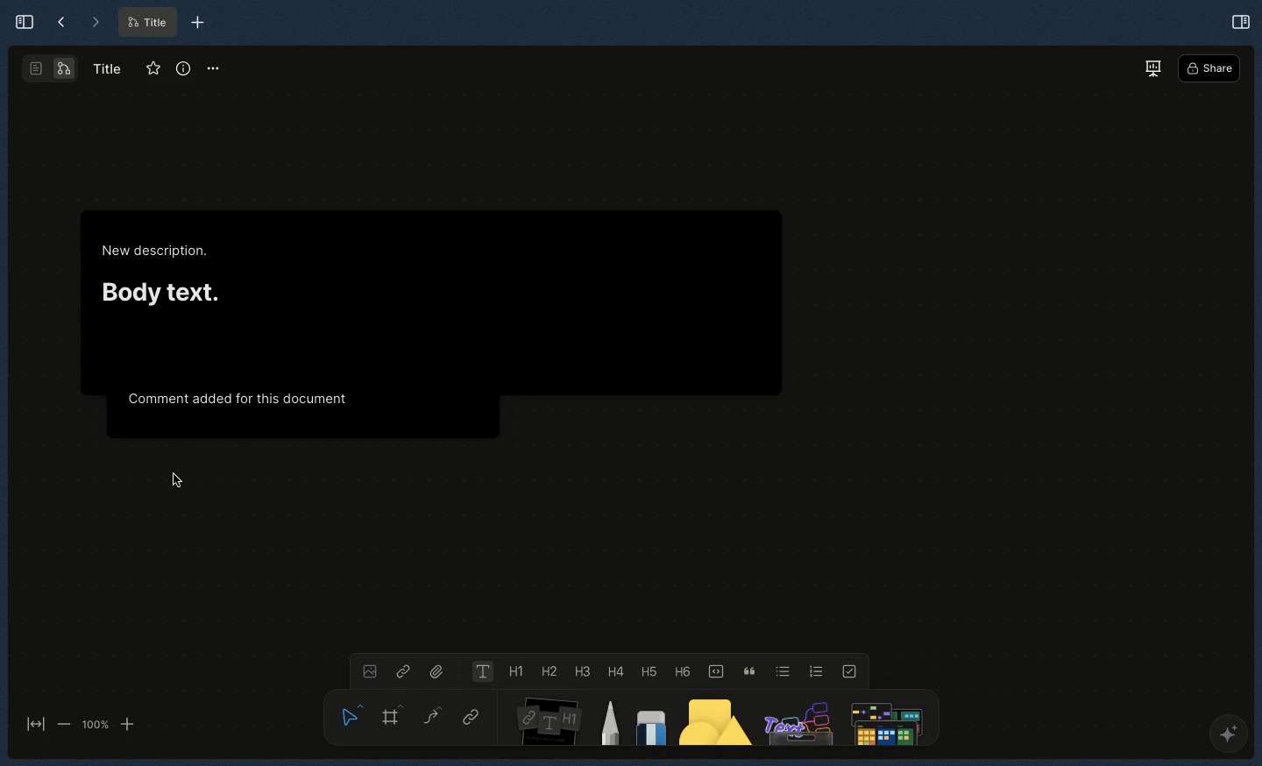 The image size is (1262, 766). Describe the element at coordinates (747, 670) in the screenshot. I see `Quote` at that location.